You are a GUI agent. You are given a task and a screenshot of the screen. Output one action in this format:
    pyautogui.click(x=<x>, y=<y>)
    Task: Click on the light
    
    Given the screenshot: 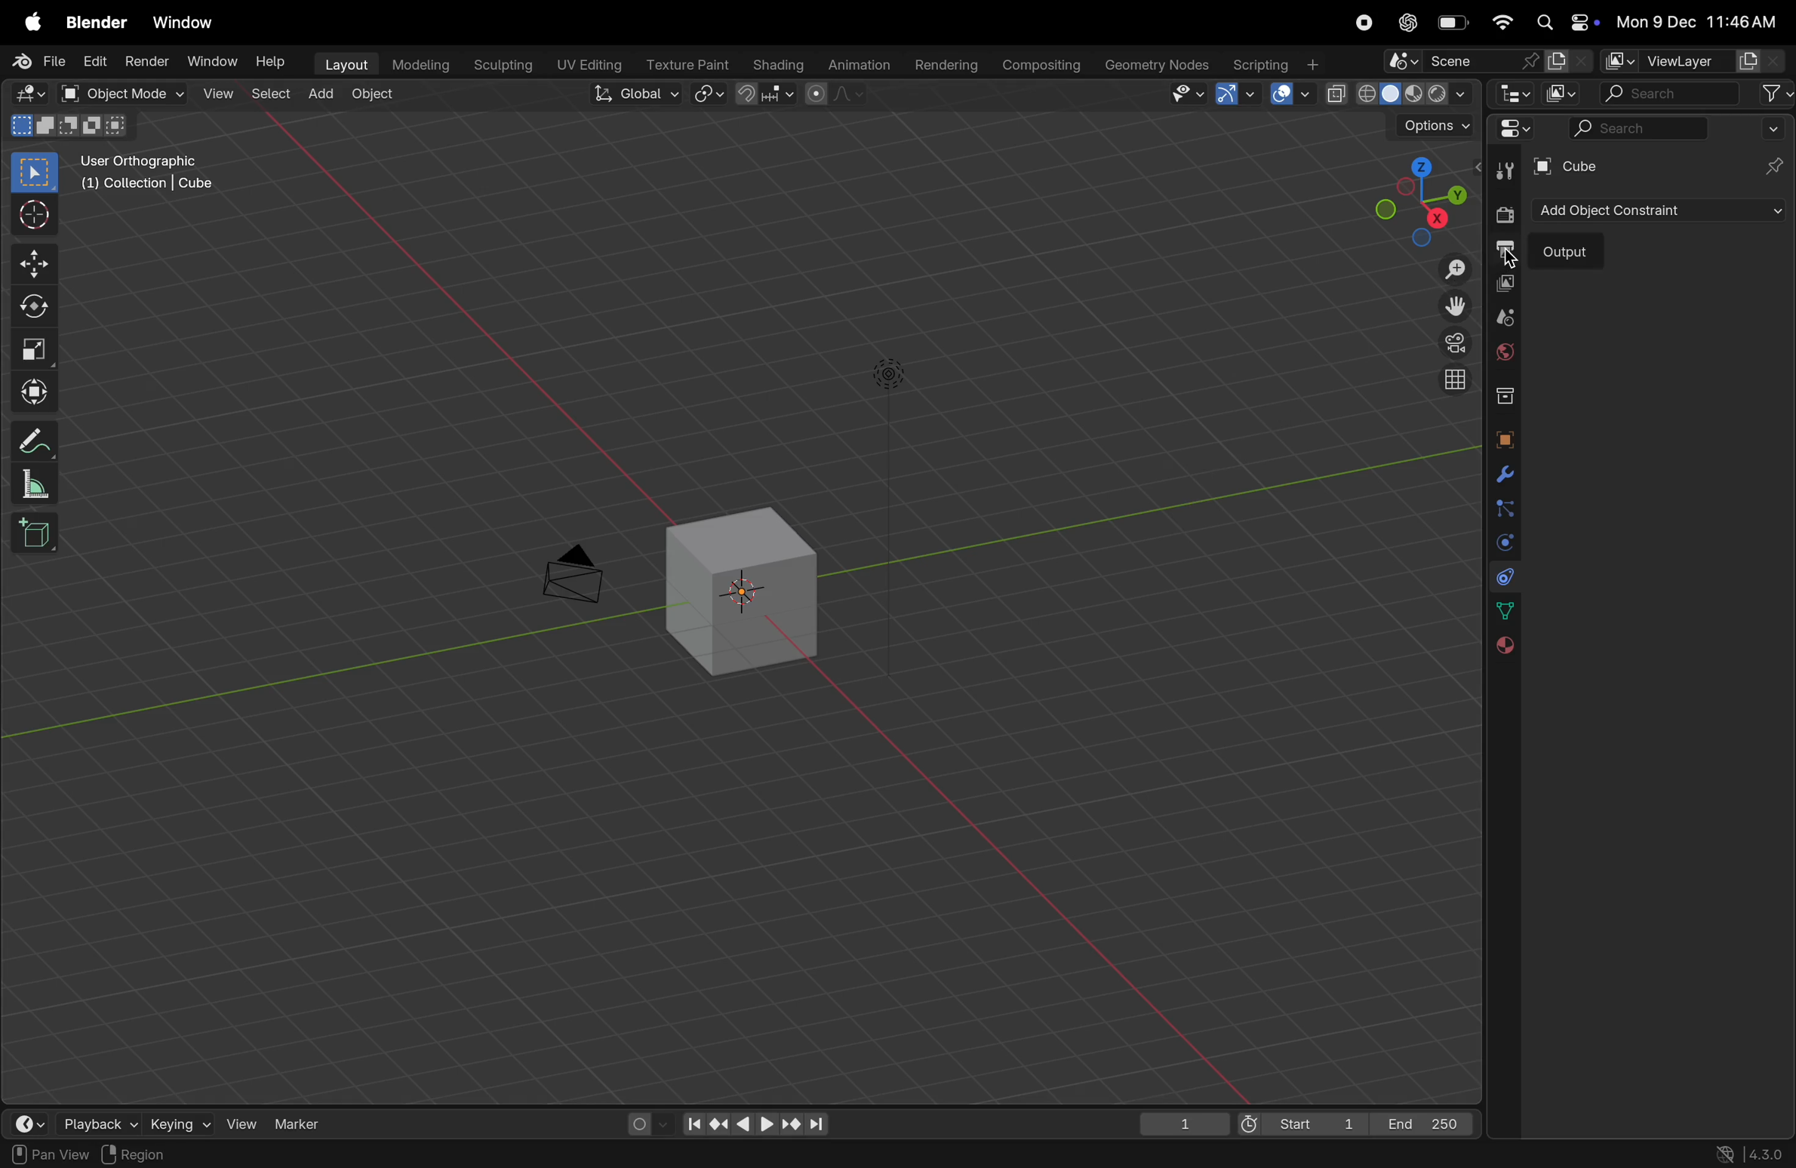 What is the action you would take?
    pyautogui.click(x=890, y=374)
    